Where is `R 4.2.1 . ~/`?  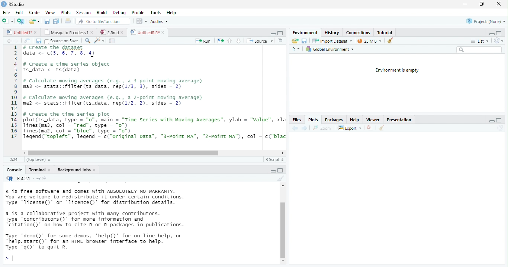
R 4.2.1 . ~/ is located at coordinates (28, 178).